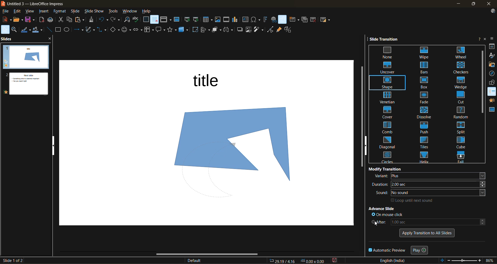  Describe the element at coordinates (127, 20) in the screenshot. I see `find and replace` at that location.